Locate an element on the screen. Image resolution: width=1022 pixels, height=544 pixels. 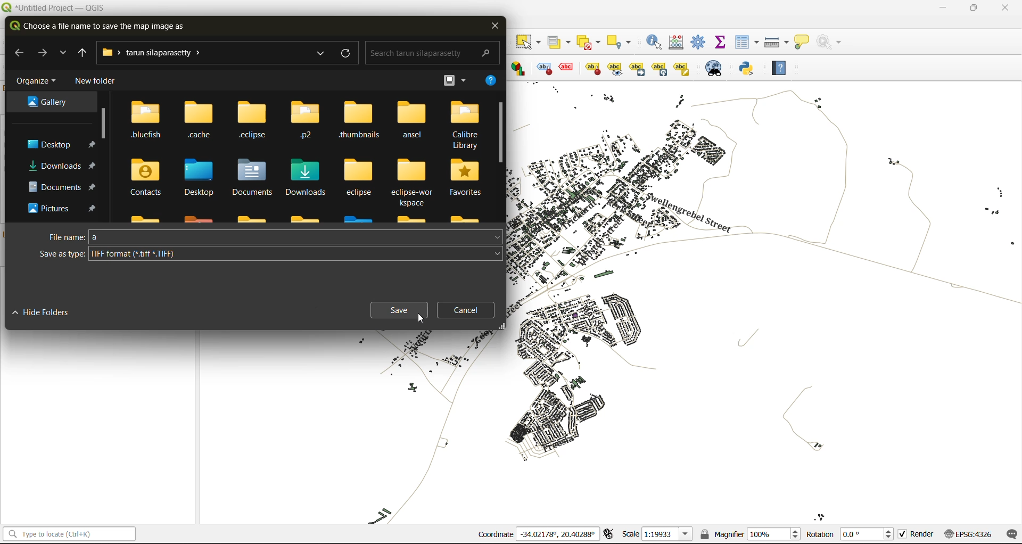
Move a label, diagrams or callout  is located at coordinates (615, 68).